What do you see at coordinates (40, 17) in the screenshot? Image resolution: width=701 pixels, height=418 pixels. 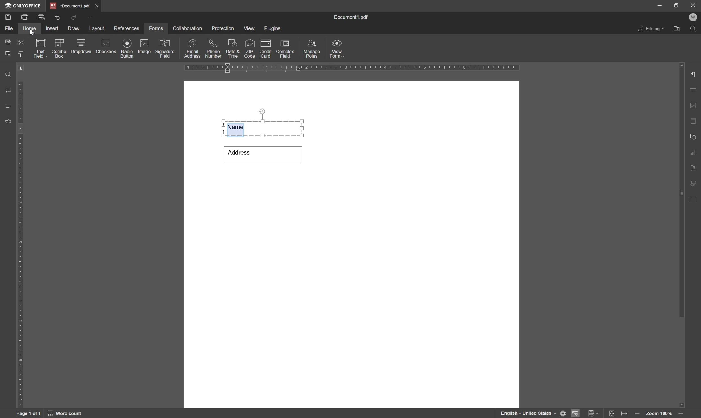 I see `quick print` at bounding box center [40, 17].